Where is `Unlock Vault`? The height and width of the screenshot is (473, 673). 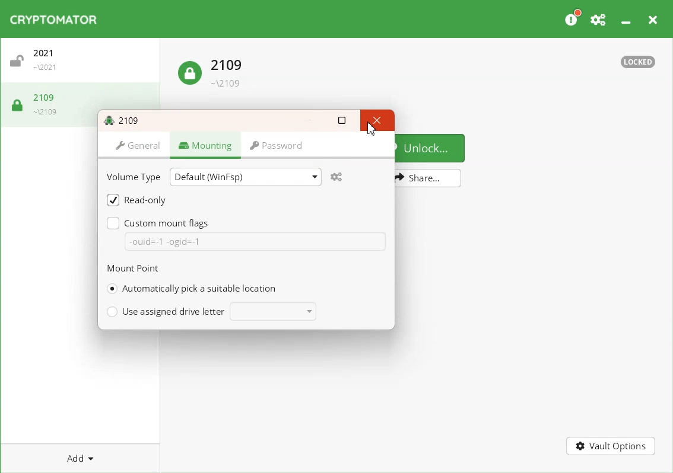
Unlock Vault is located at coordinates (83, 63).